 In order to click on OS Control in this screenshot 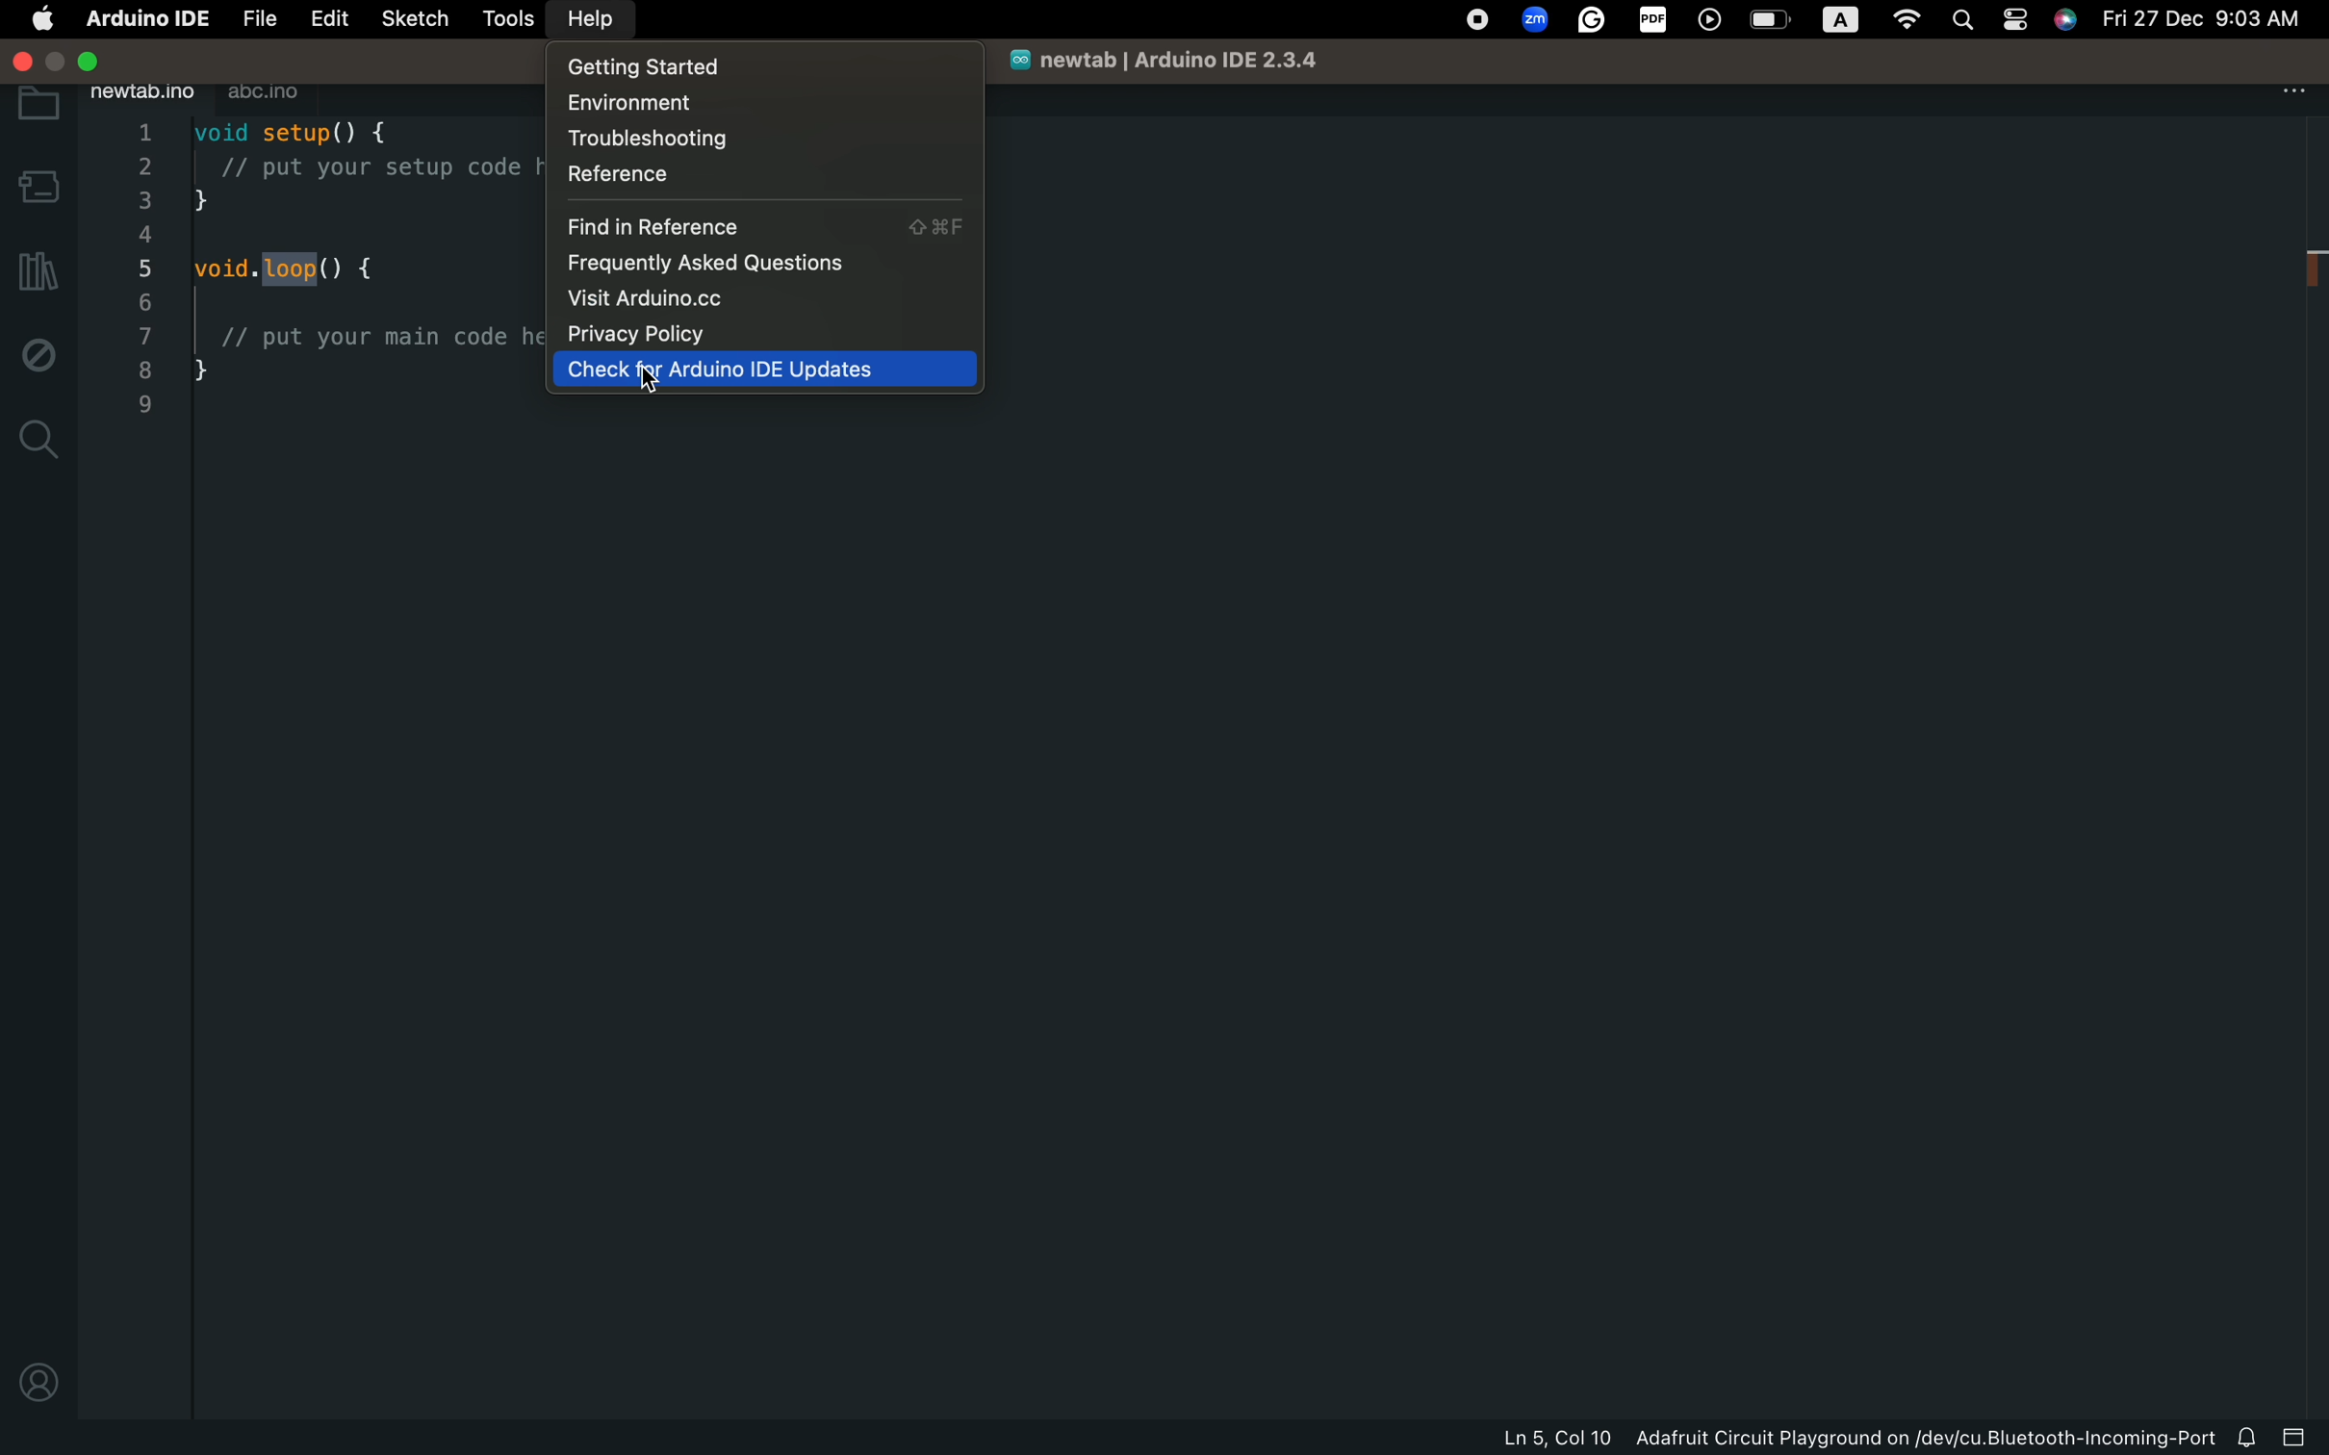, I will do `click(1473, 20)`.